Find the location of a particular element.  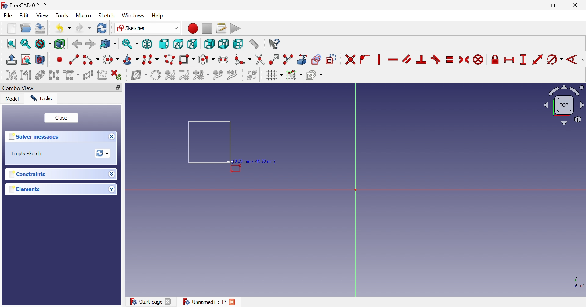

Isometric is located at coordinates (147, 44).